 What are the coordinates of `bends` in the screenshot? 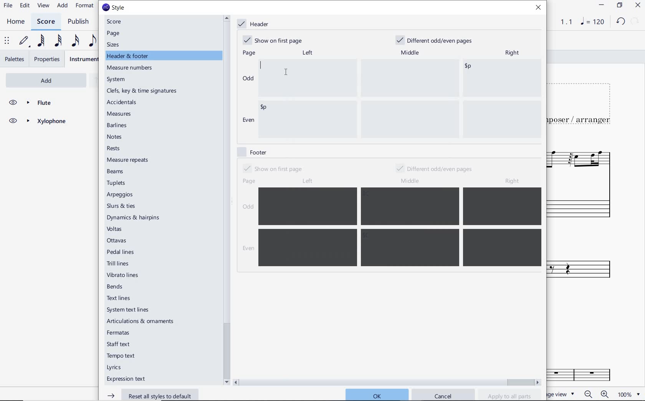 It's located at (116, 287).